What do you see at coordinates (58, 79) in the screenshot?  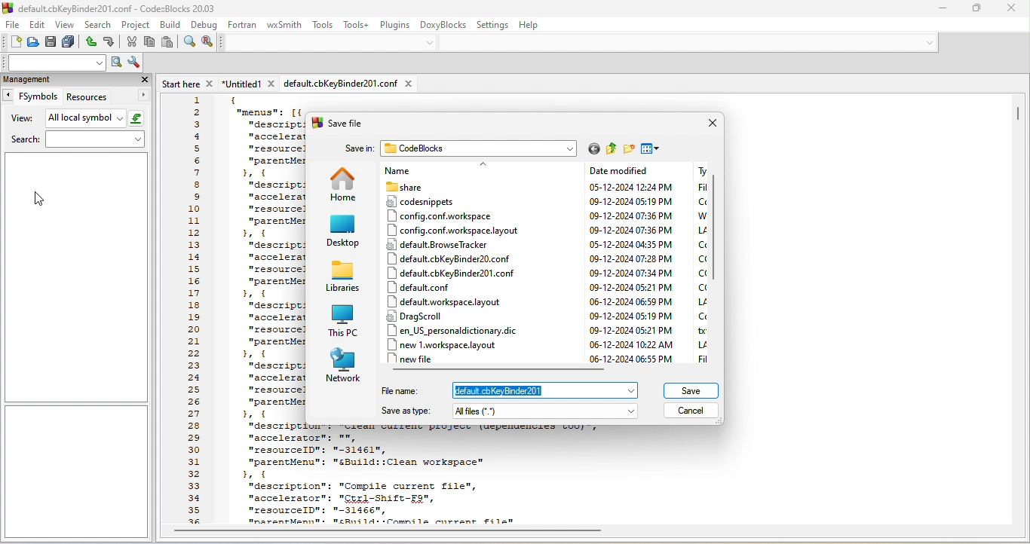 I see `management` at bounding box center [58, 79].